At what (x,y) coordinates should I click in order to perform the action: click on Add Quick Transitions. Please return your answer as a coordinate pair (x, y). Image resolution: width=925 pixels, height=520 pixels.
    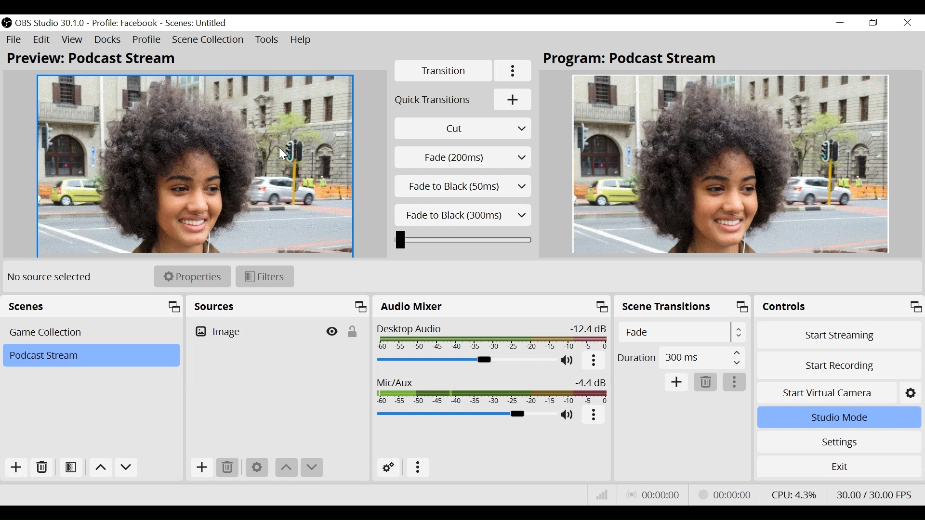
    Looking at the image, I should click on (464, 99).